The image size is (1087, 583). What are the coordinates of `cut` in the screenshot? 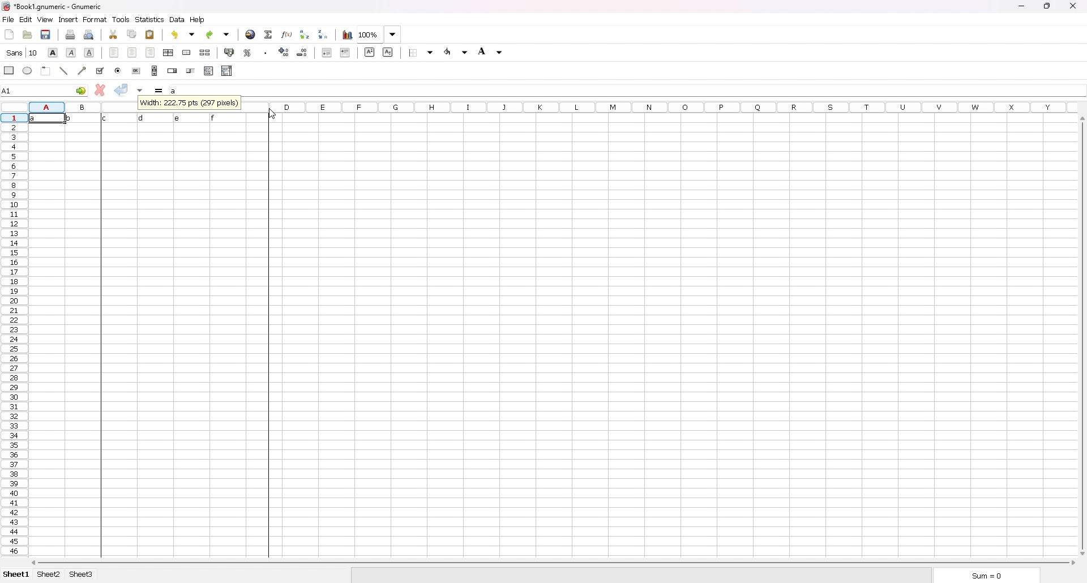 It's located at (114, 34).